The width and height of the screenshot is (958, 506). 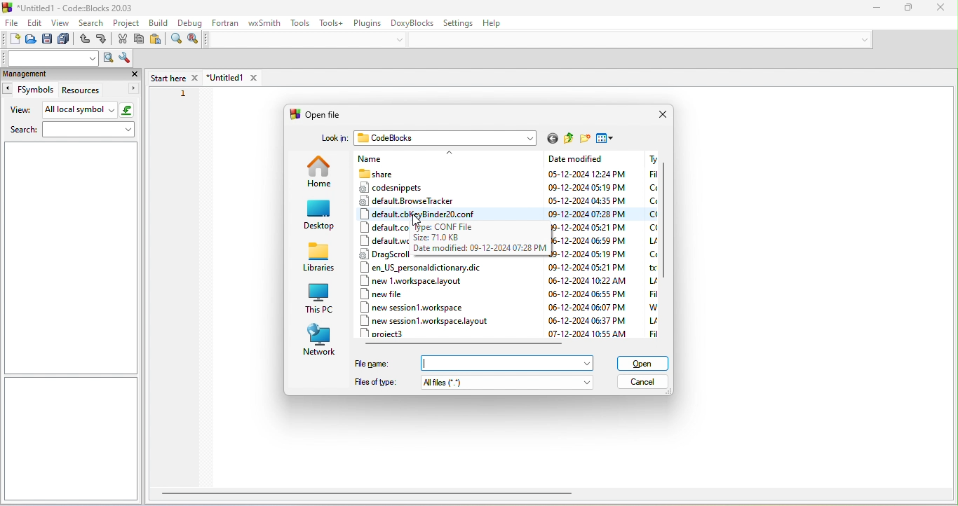 I want to click on date, so click(x=587, y=186).